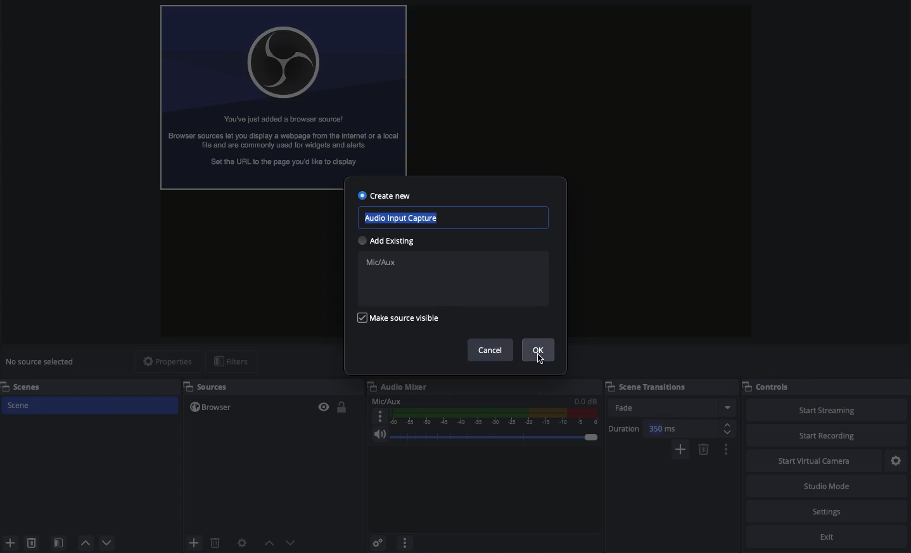 Image resolution: width=911 pixels, height=553 pixels. Describe the element at coordinates (196, 542) in the screenshot. I see `Click add source` at that location.